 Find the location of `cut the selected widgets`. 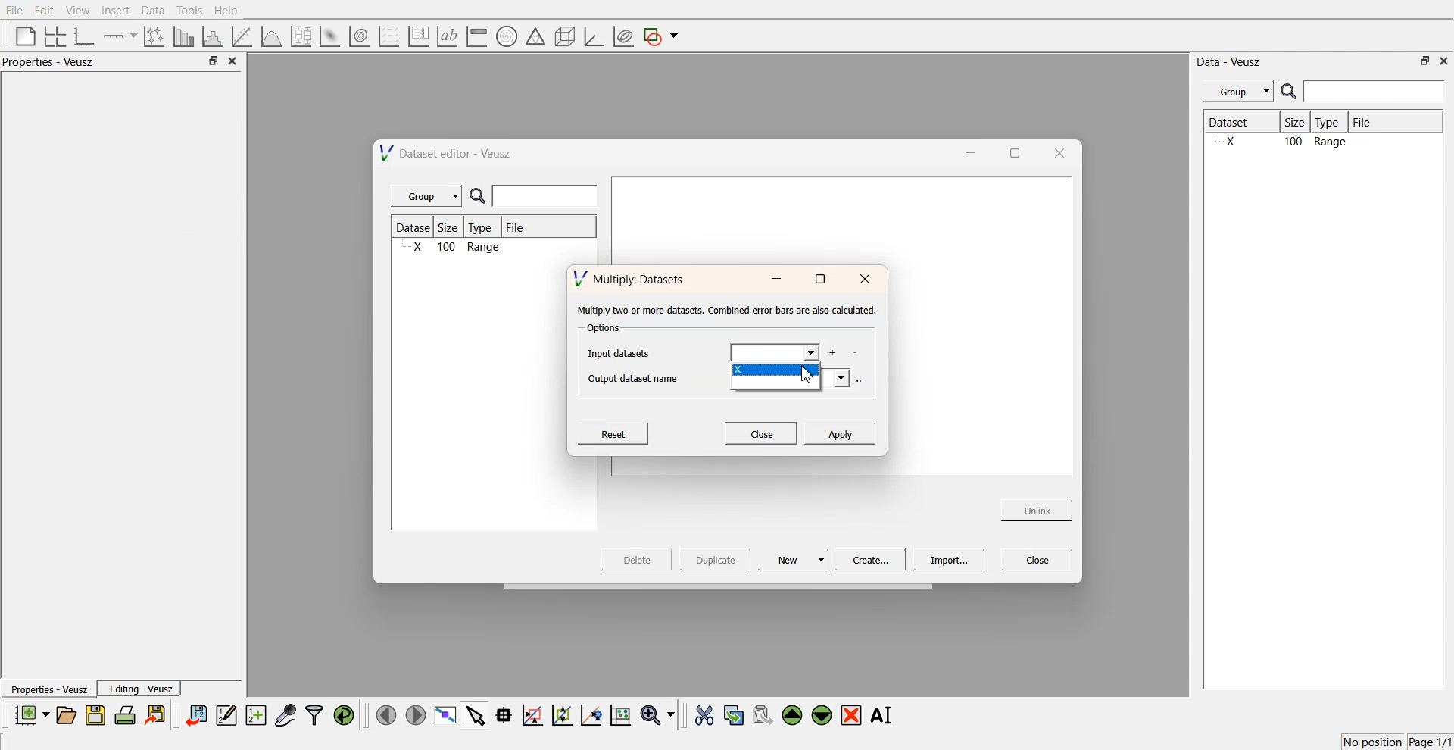

cut the selected widgets is located at coordinates (703, 716).